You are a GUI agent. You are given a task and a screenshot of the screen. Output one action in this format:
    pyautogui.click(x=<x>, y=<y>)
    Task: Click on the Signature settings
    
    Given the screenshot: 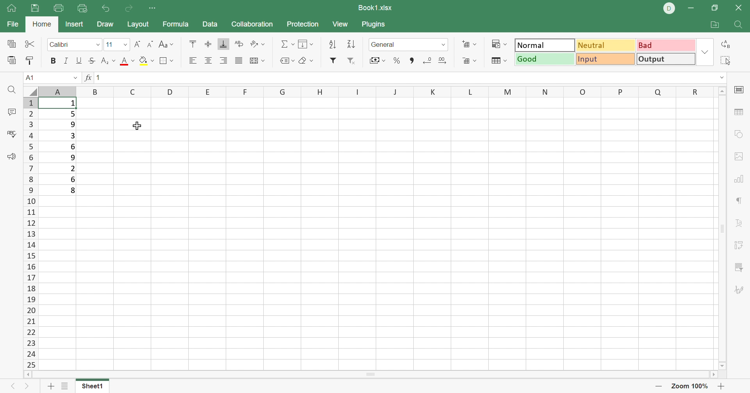 What is the action you would take?
    pyautogui.click(x=739, y=289)
    